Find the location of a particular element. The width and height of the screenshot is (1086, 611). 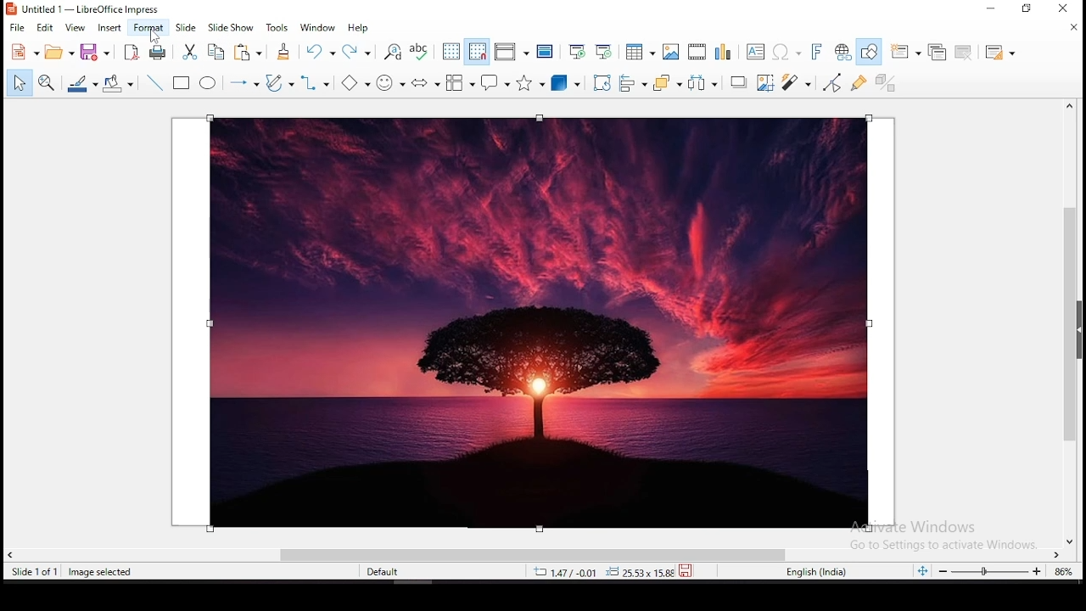

insert hyperlink is located at coordinates (845, 52).